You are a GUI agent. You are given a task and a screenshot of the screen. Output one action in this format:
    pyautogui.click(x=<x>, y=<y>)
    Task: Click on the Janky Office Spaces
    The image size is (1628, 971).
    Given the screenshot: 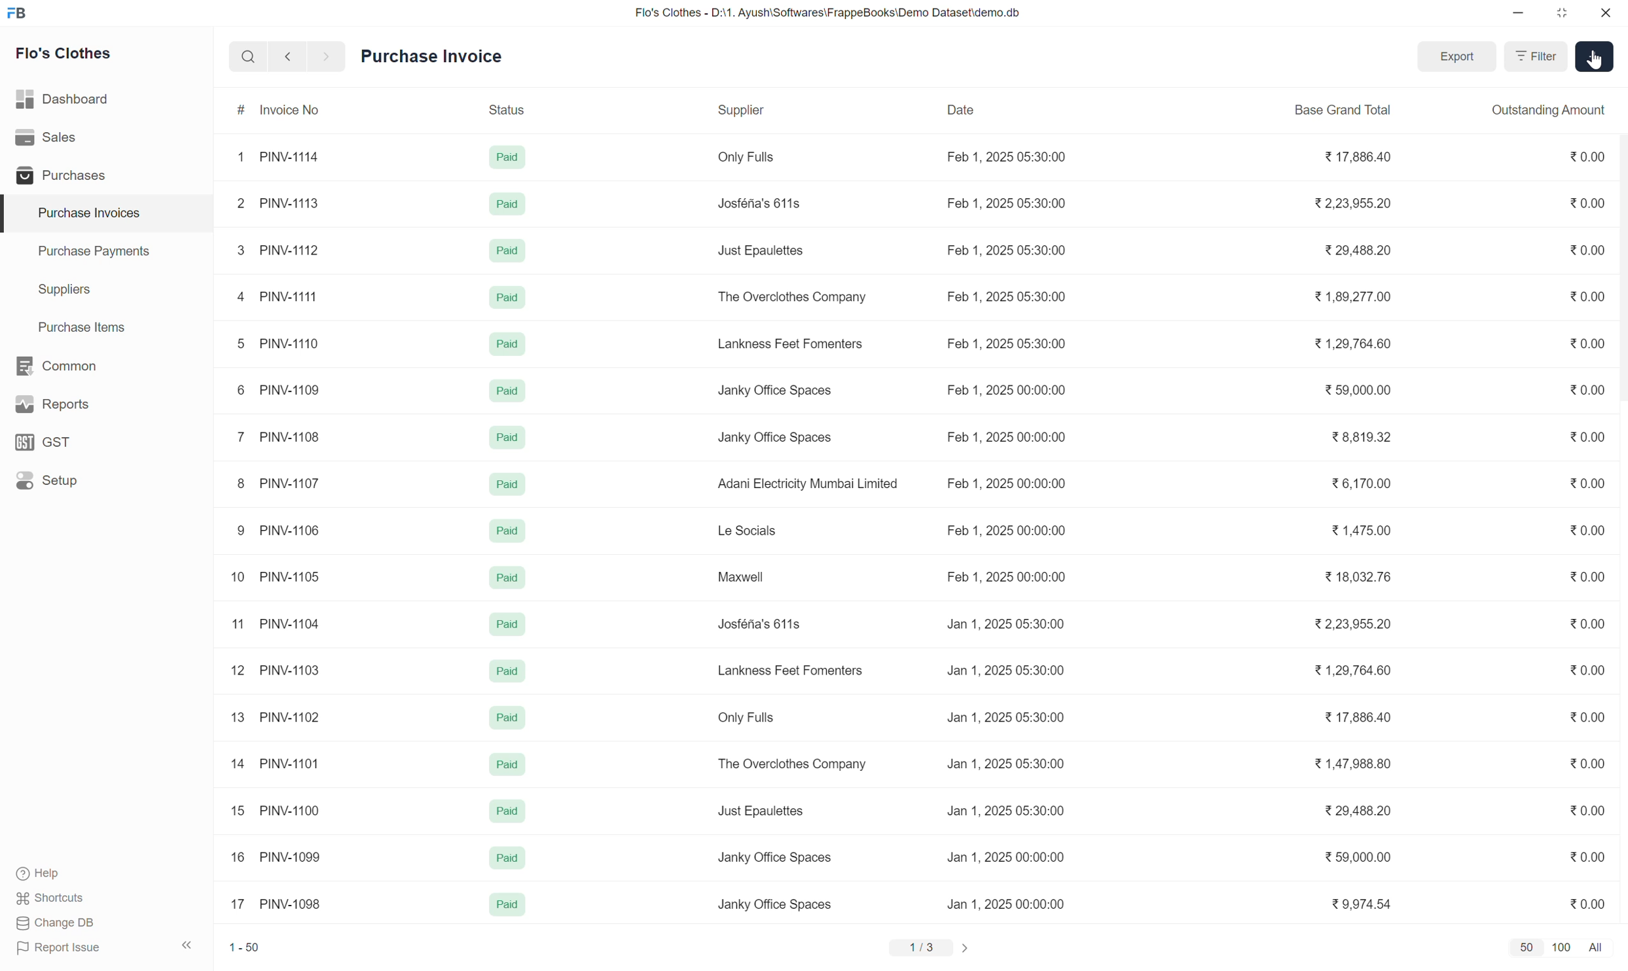 What is the action you would take?
    pyautogui.click(x=773, y=438)
    